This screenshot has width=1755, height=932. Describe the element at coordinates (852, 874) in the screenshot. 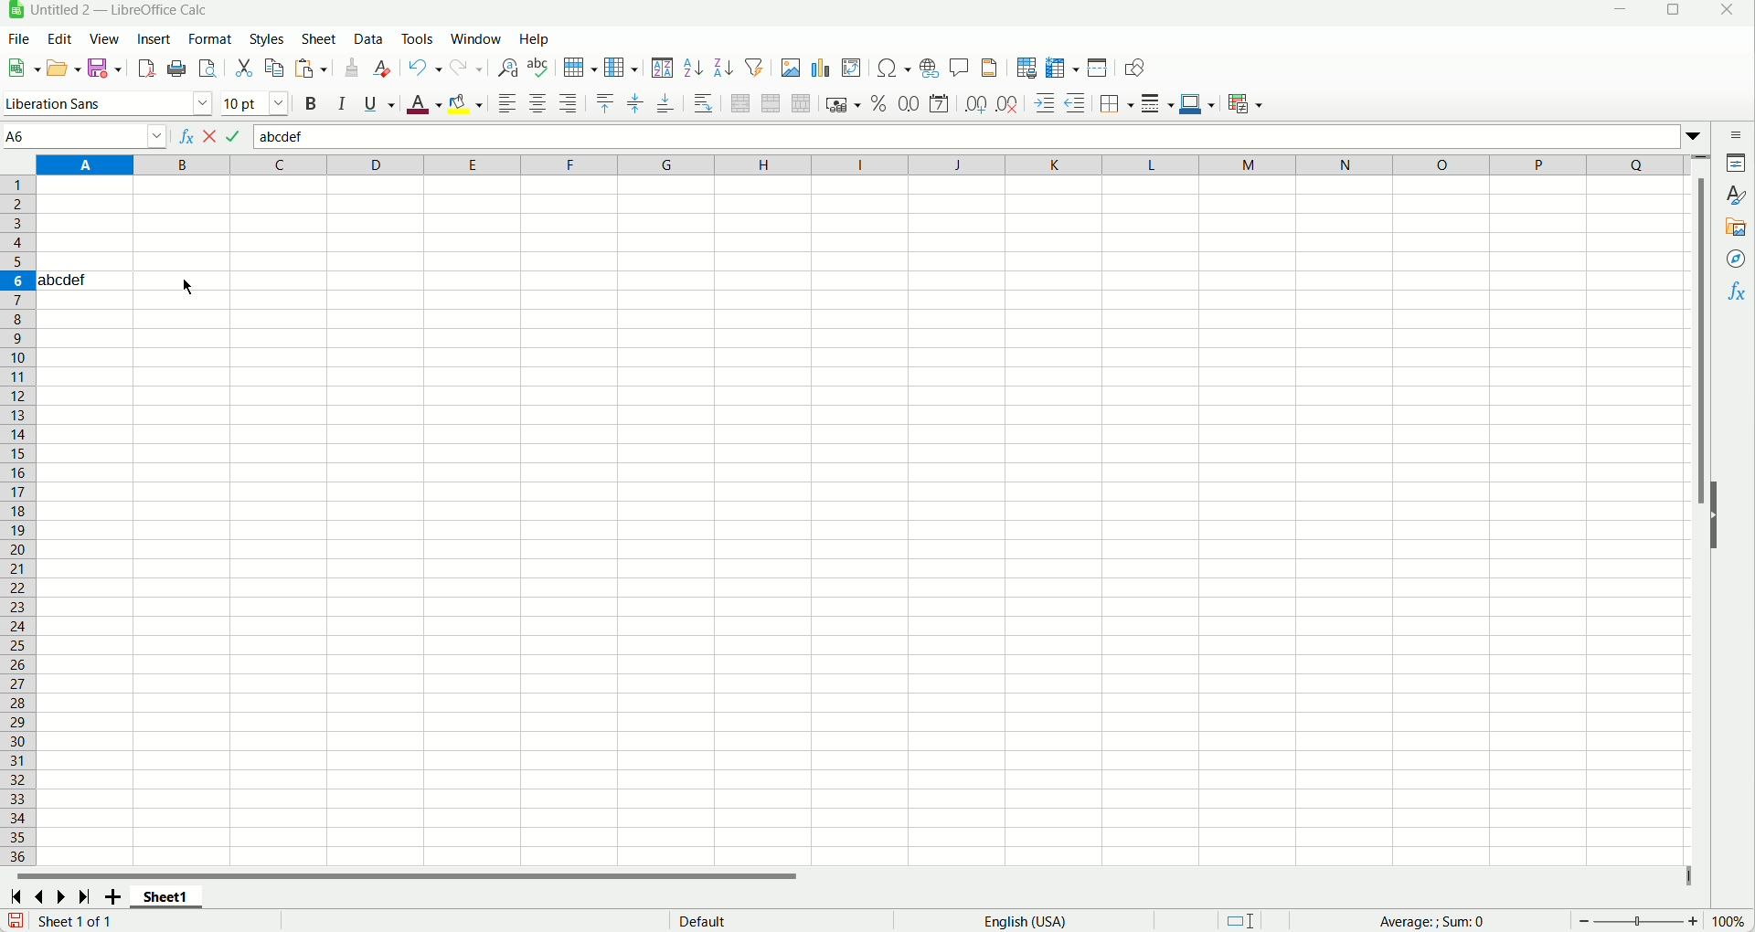

I see `horizontal scroll bar` at that location.